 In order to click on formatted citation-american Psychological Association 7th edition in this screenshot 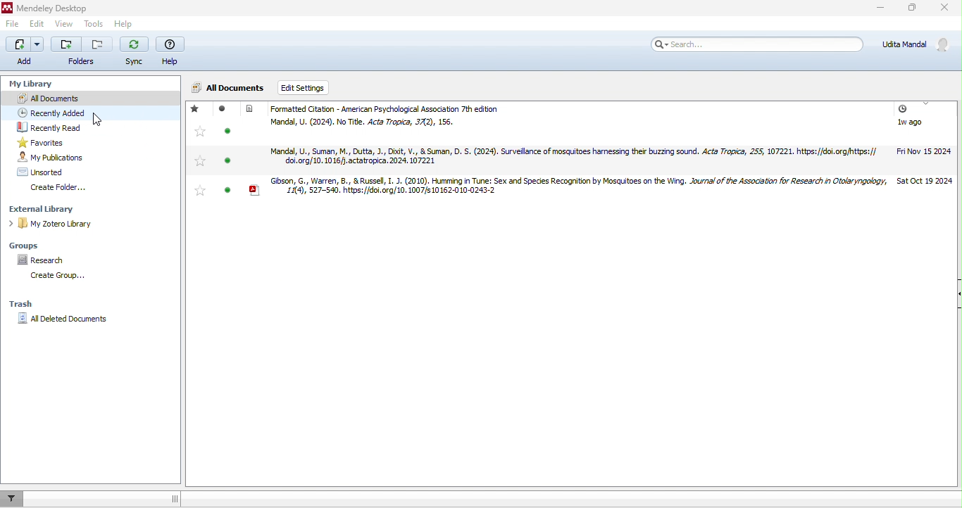, I will do `click(408, 109)`.